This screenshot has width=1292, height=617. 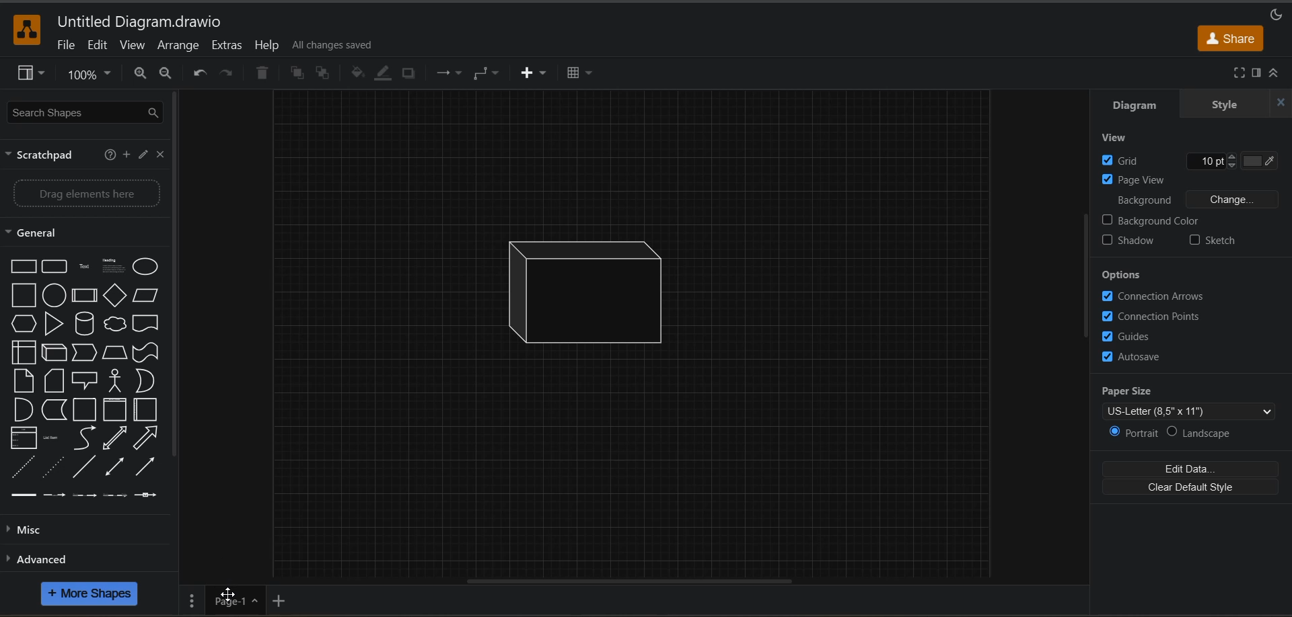 I want to click on share, so click(x=1231, y=39).